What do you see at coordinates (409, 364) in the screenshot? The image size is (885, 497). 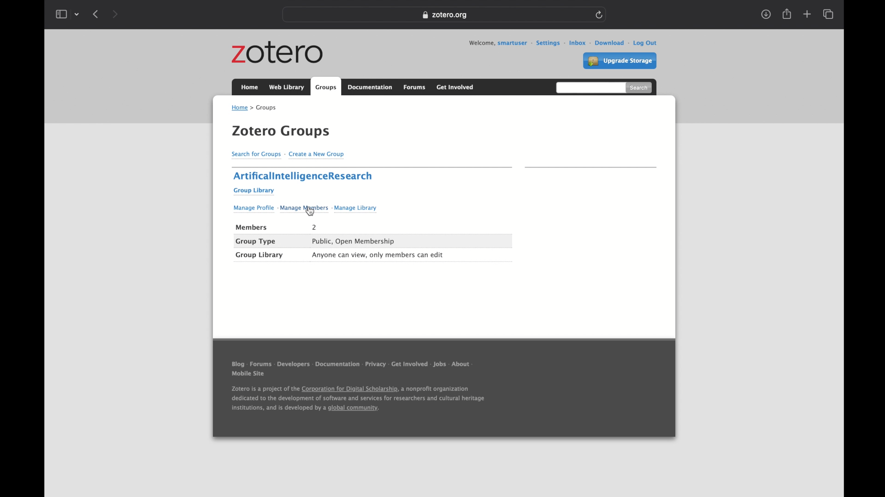 I see `get involved` at bounding box center [409, 364].